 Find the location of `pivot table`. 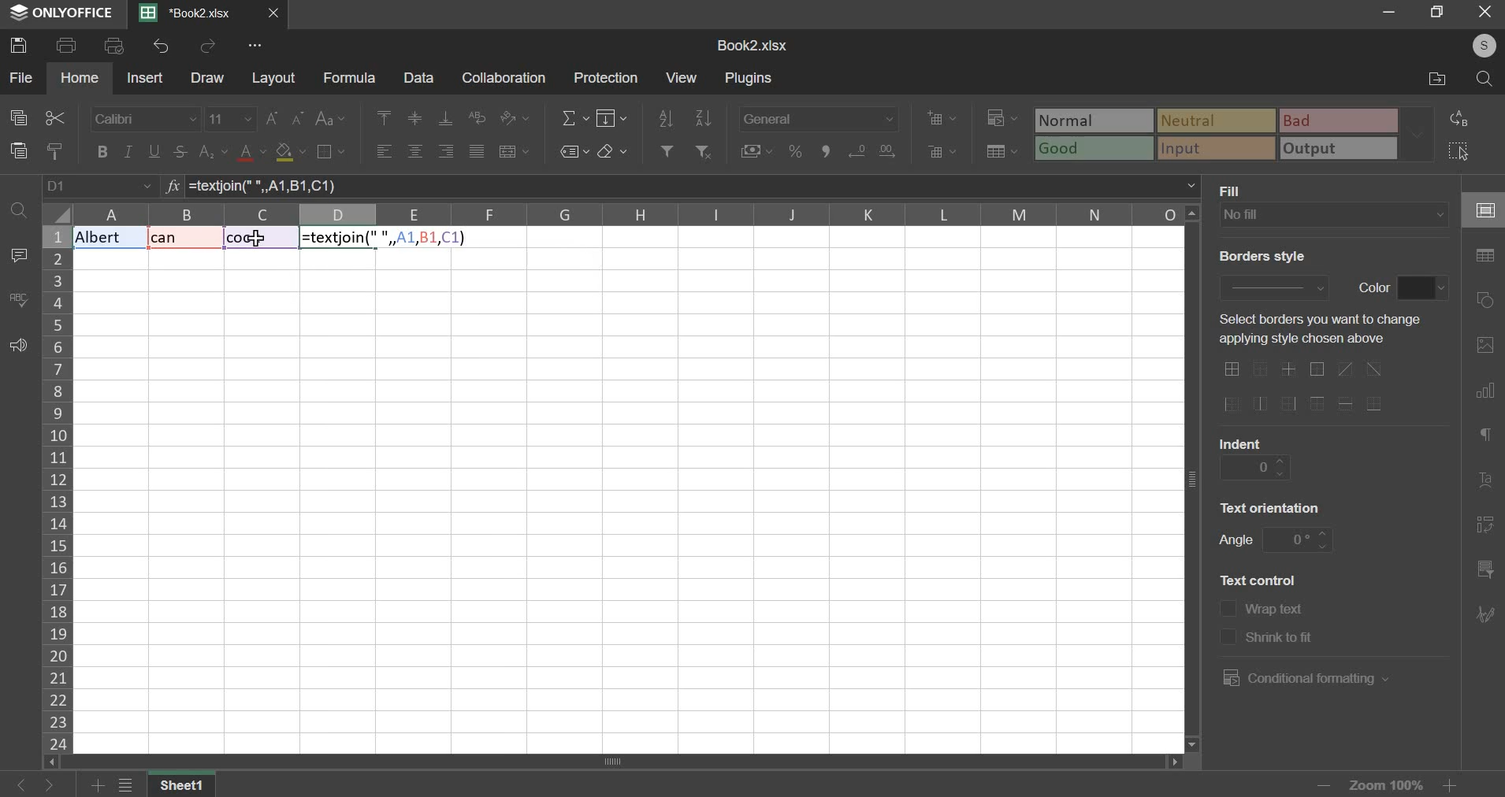

pivot table is located at coordinates (1485, 526).